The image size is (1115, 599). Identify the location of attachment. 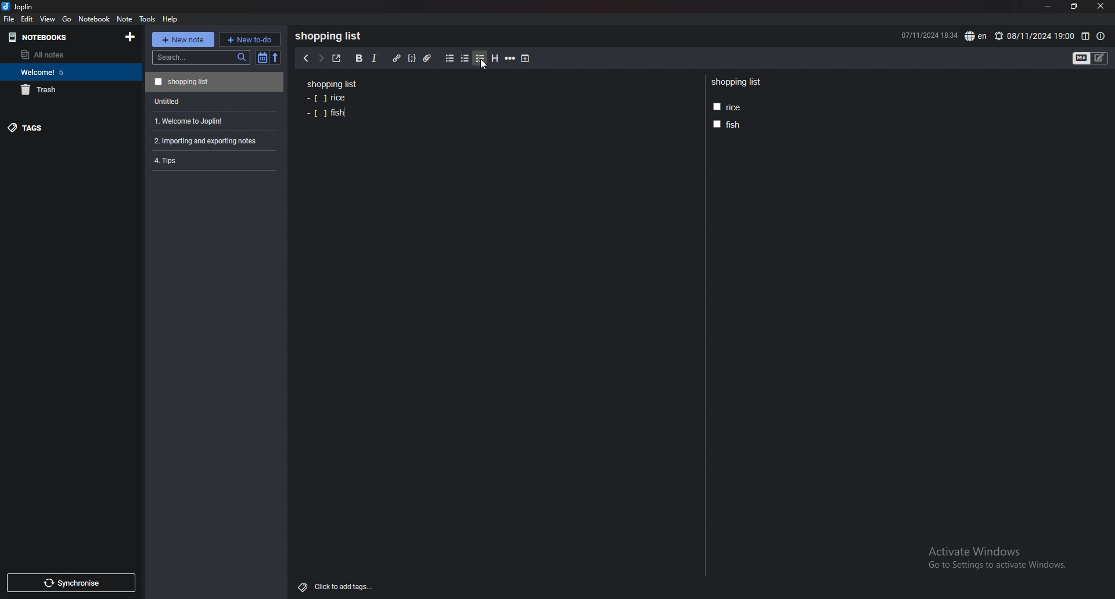
(429, 59).